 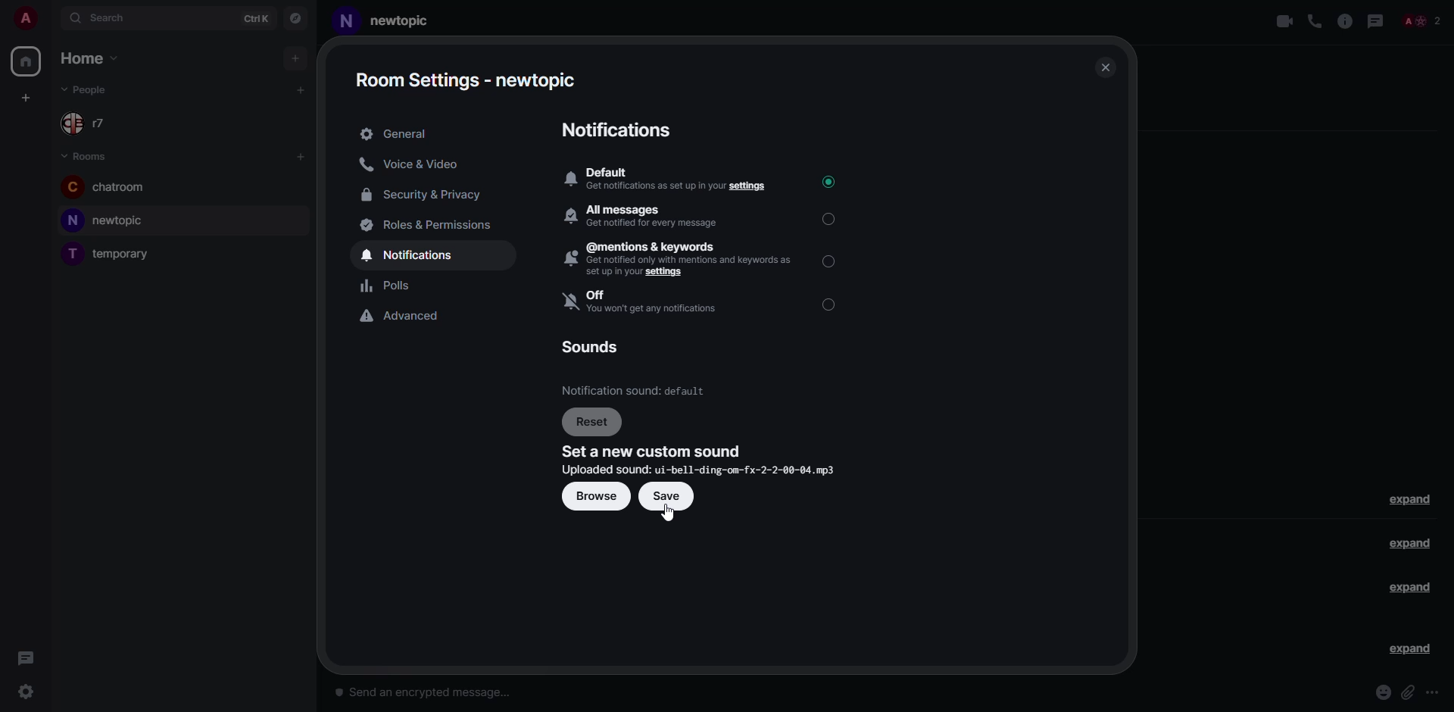 What do you see at coordinates (387, 23) in the screenshot?
I see `room` at bounding box center [387, 23].